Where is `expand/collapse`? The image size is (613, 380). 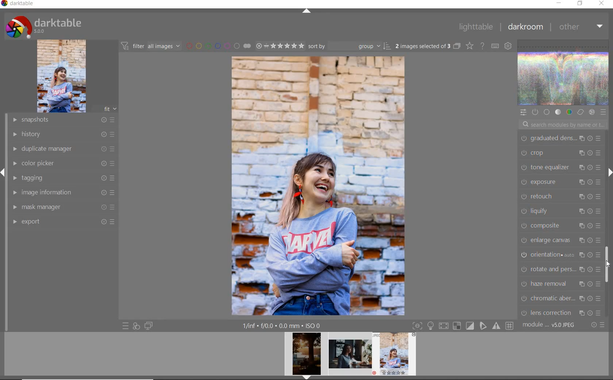 expand/collapse is located at coordinates (306, 12).